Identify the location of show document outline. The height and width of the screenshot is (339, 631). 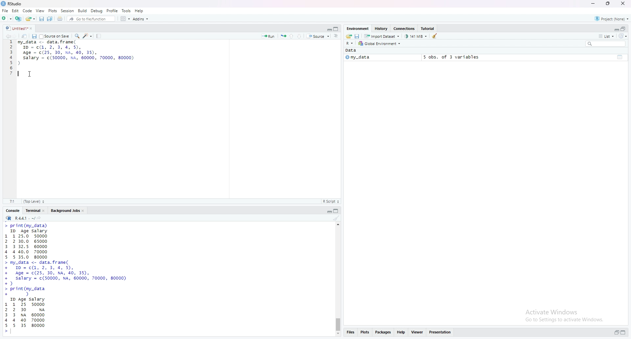
(337, 36).